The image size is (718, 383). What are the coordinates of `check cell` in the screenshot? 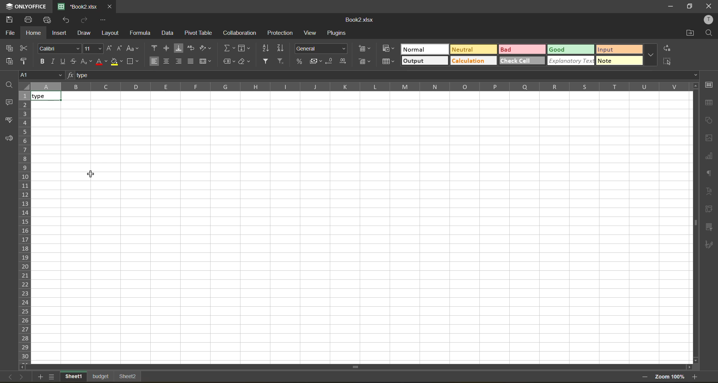 It's located at (523, 61).